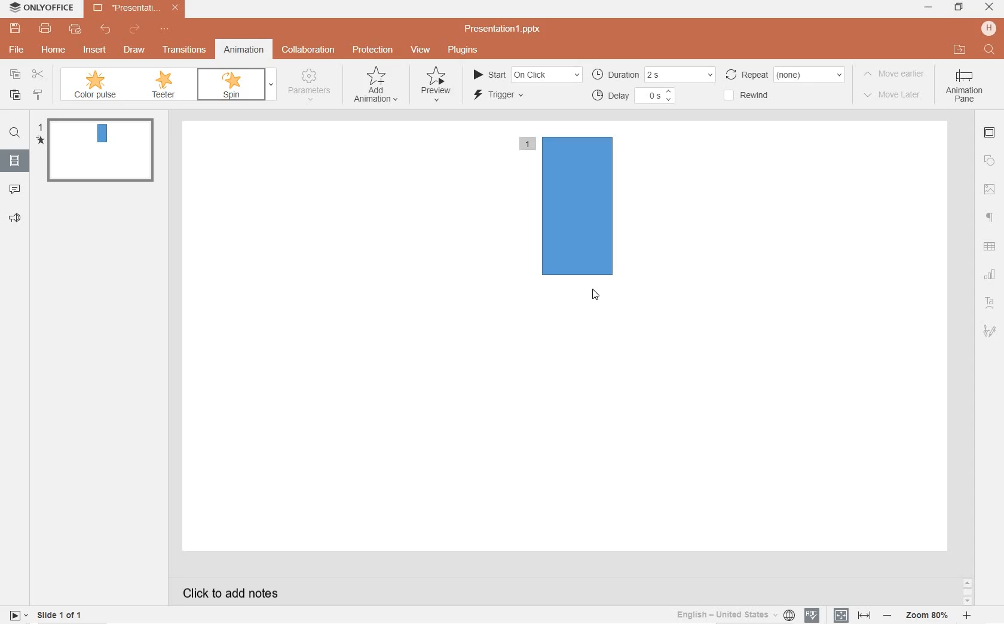 The height and width of the screenshot is (624, 1004). Describe the element at coordinates (16, 74) in the screenshot. I see `copy` at that location.